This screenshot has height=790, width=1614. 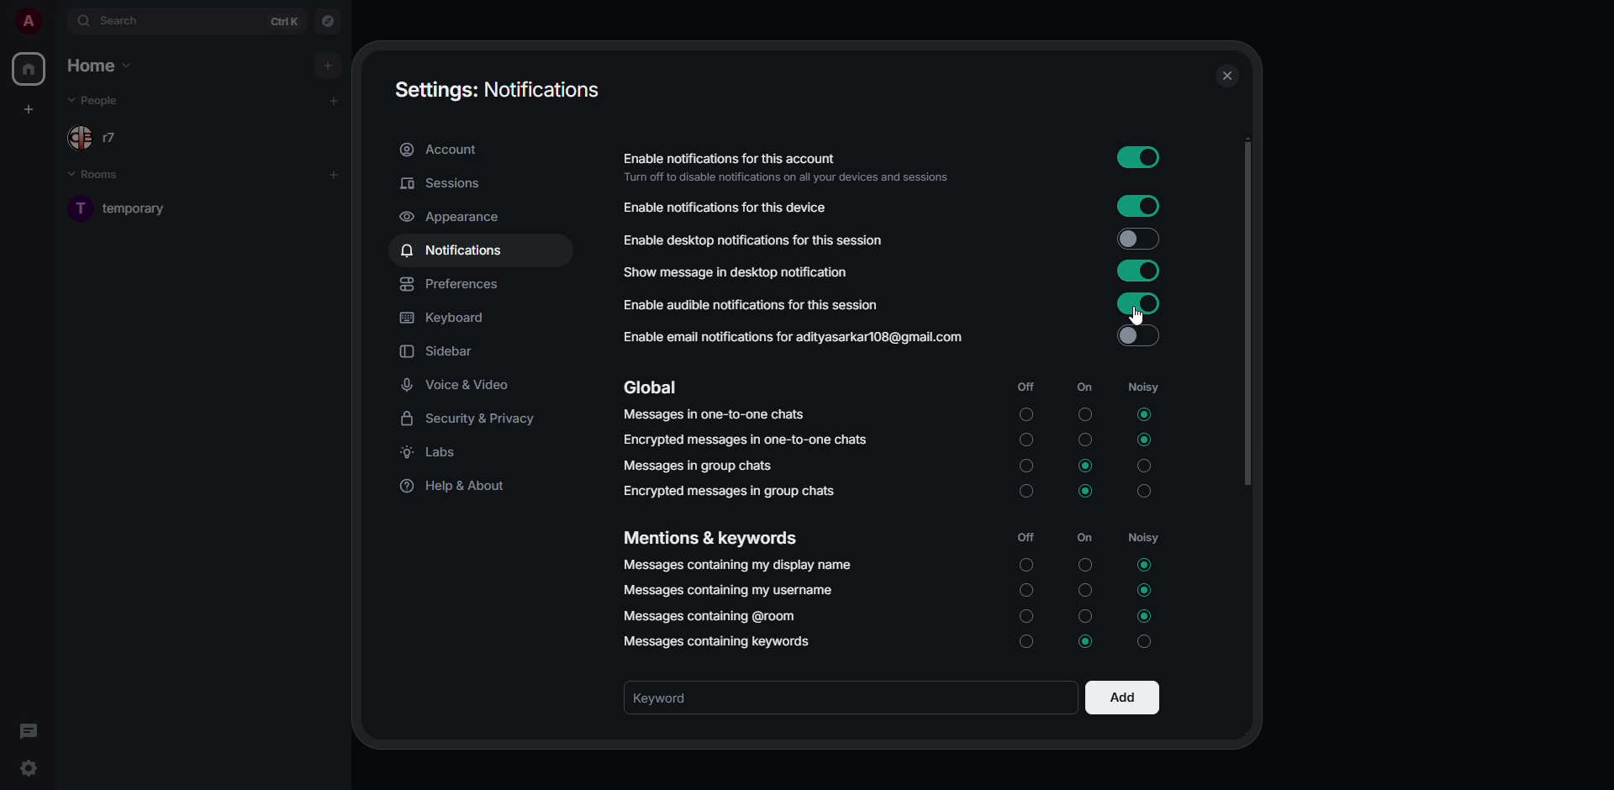 What do you see at coordinates (101, 101) in the screenshot?
I see `people` at bounding box center [101, 101].